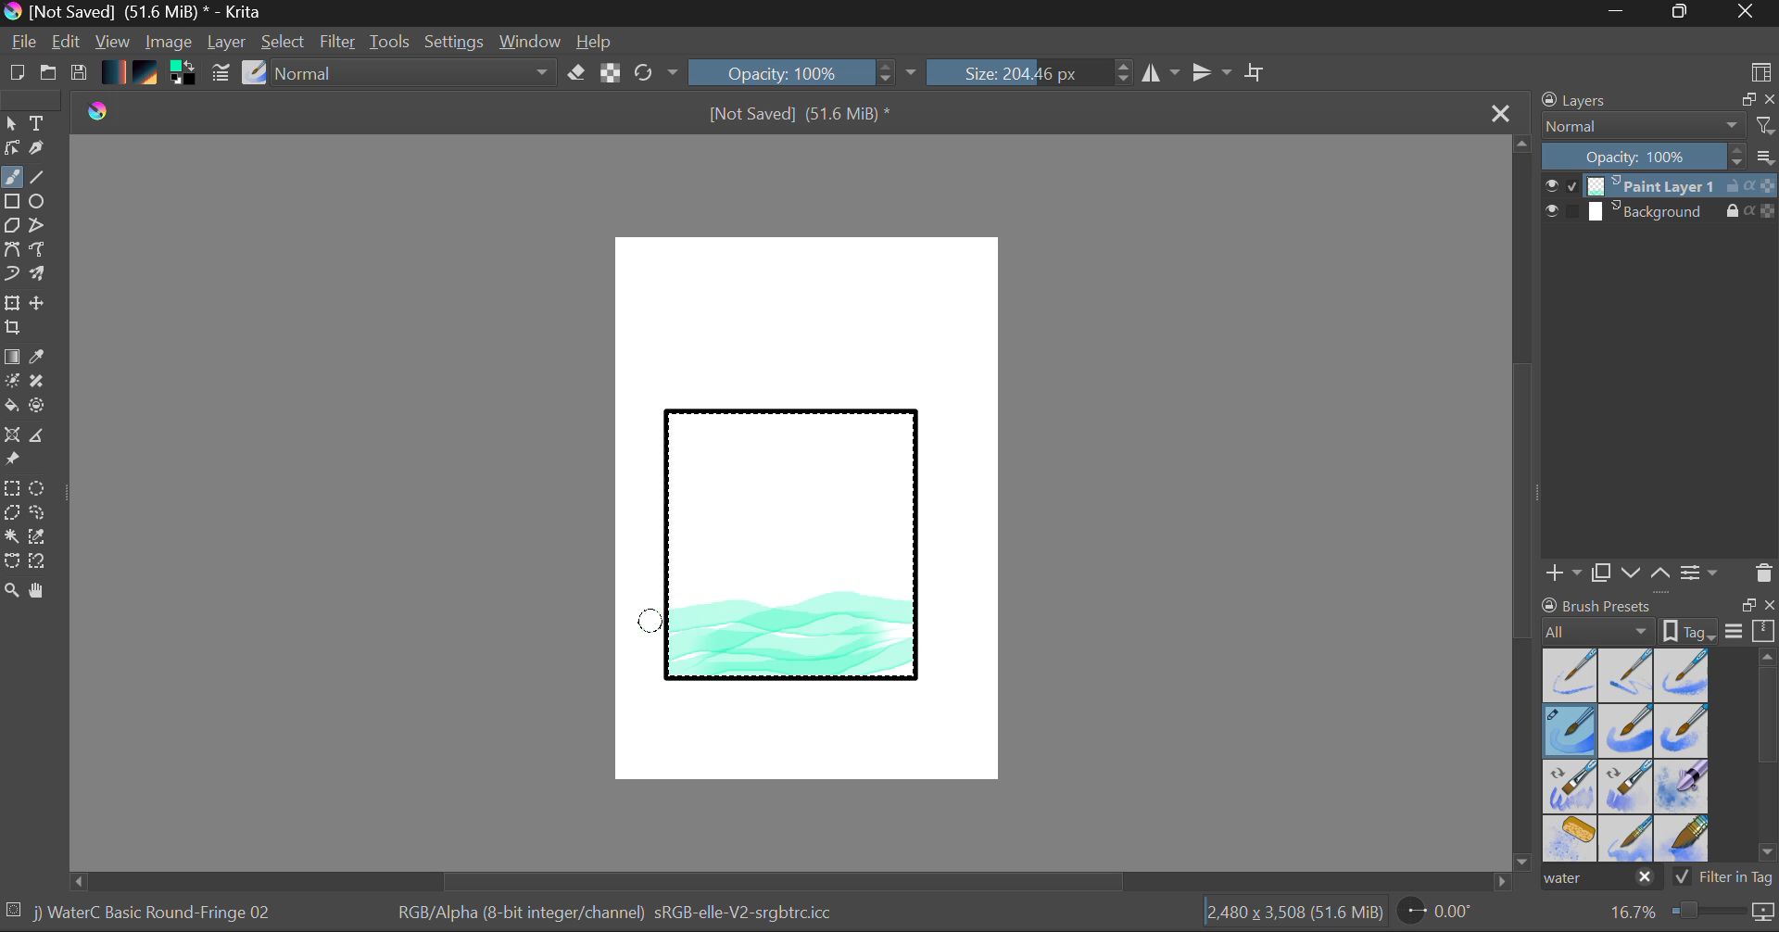 The image size is (1779, 932). What do you see at coordinates (1768, 759) in the screenshot?
I see `Scroll Bar` at bounding box center [1768, 759].